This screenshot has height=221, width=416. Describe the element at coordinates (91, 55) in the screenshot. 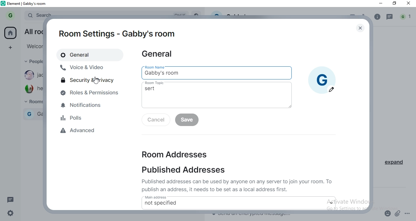

I see `general` at that location.